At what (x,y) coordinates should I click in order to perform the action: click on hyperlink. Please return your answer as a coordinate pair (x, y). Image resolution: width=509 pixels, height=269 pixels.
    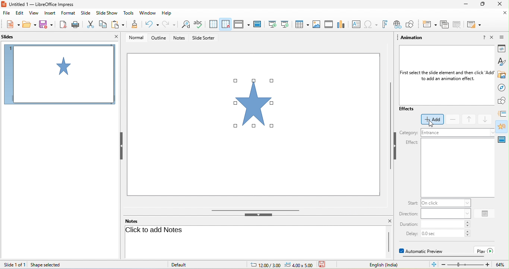
    Looking at the image, I should click on (397, 24).